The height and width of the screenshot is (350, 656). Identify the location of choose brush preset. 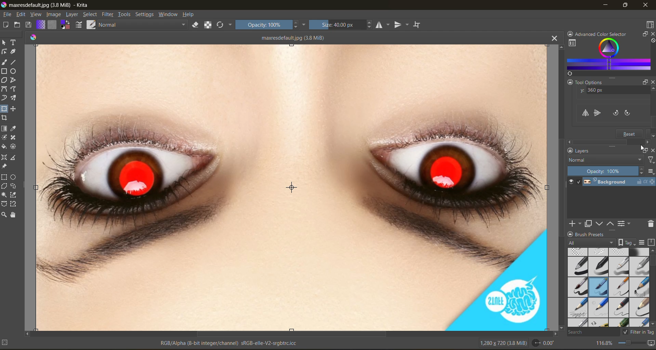
(91, 25).